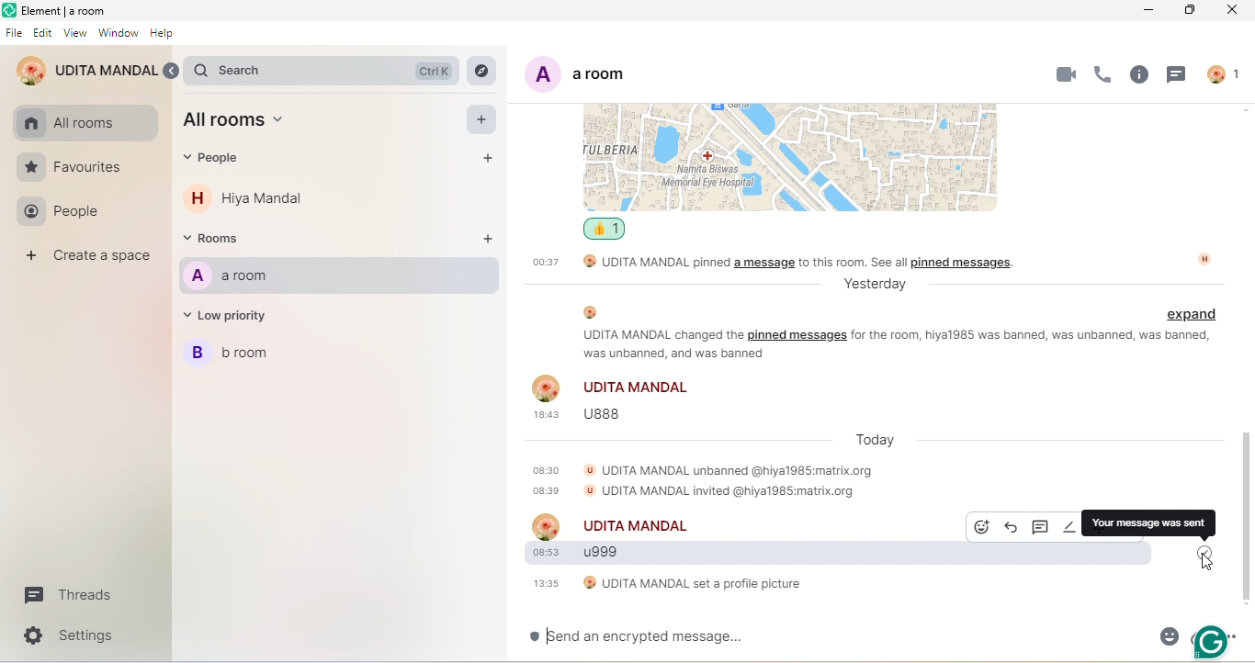  Describe the element at coordinates (67, 636) in the screenshot. I see `Settings` at that location.